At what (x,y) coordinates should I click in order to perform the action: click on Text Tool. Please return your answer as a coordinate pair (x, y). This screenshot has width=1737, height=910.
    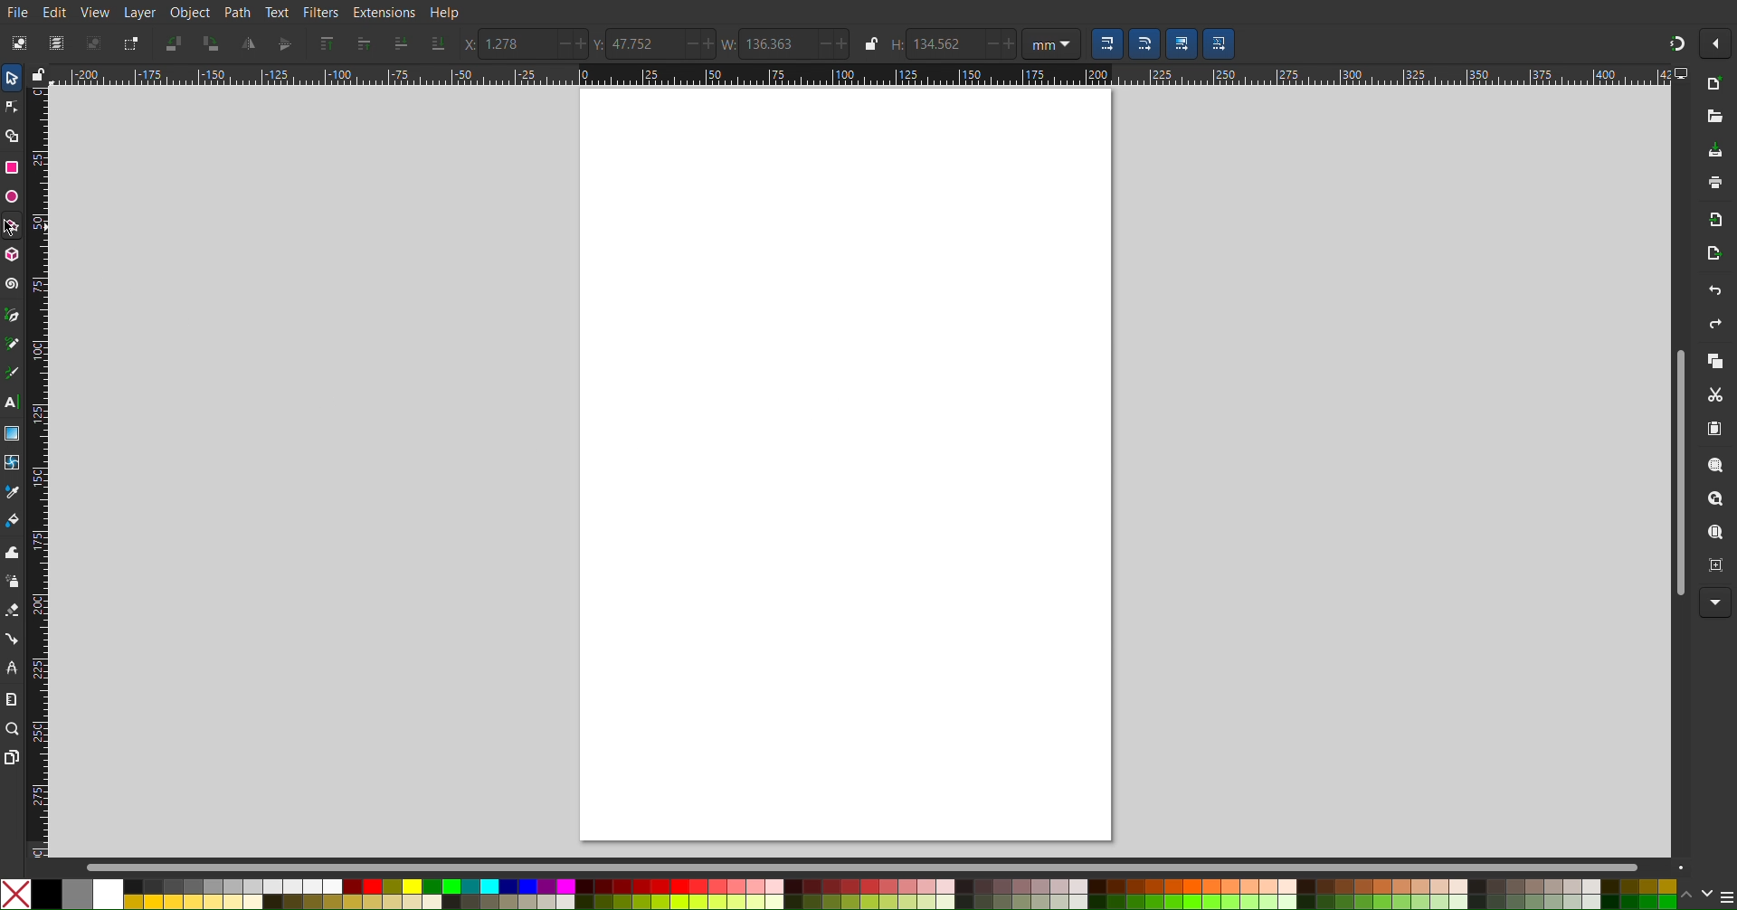
    Looking at the image, I should click on (12, 403).